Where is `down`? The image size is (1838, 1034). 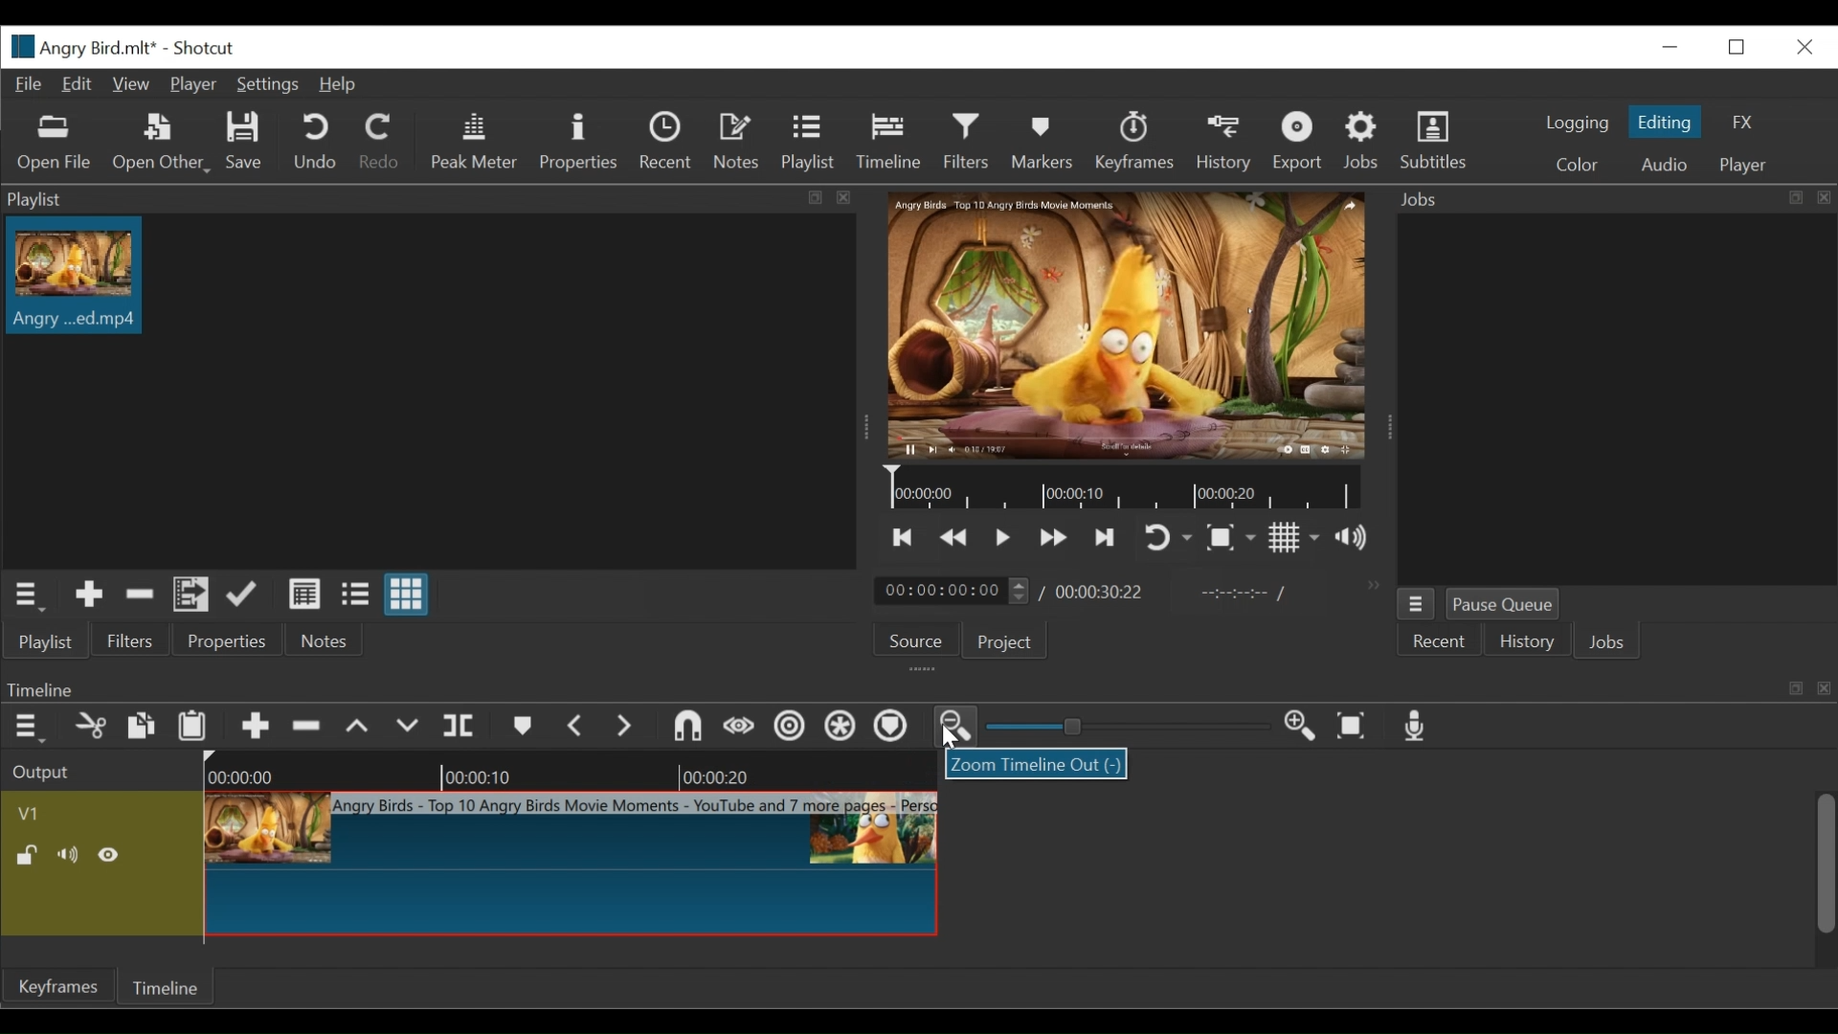 down is located at coordinates (414, 727).